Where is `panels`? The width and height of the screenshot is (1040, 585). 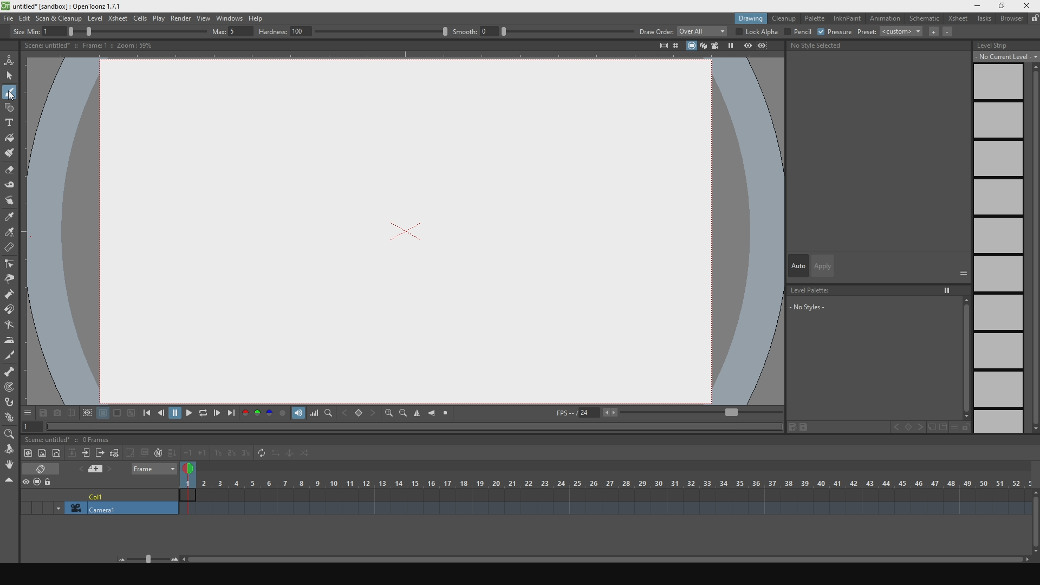 panels is located at coordinates (676, 47).